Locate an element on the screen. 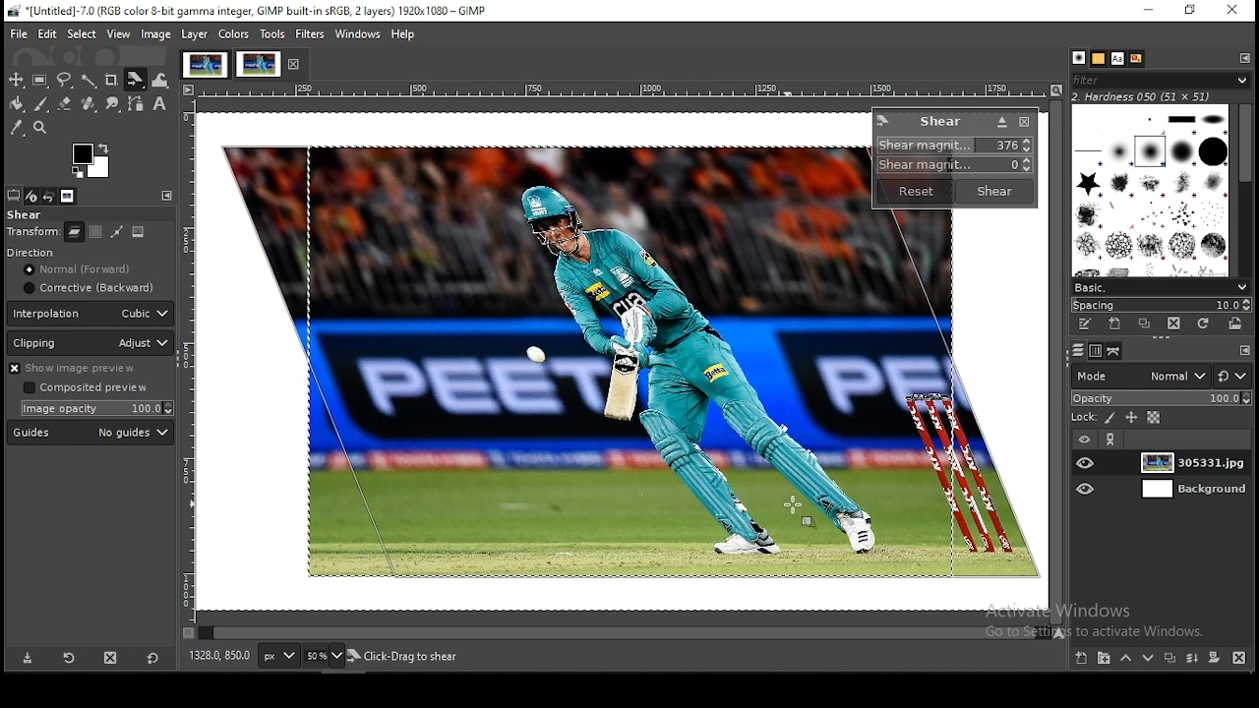 The height and width of the screenshot is (708, 1259). layer is located at coordinates (1190, 463).